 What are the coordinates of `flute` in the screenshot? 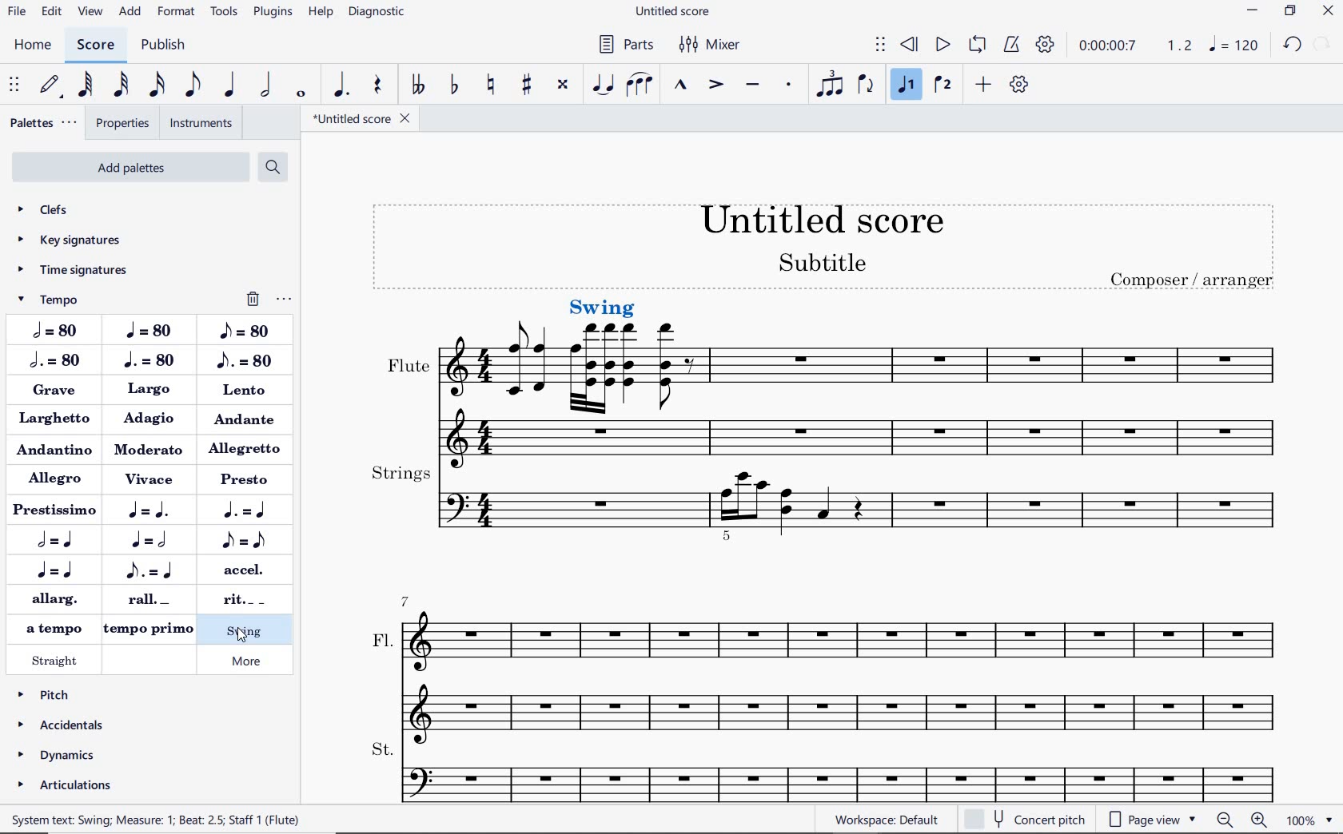 It's located at (464, 387).